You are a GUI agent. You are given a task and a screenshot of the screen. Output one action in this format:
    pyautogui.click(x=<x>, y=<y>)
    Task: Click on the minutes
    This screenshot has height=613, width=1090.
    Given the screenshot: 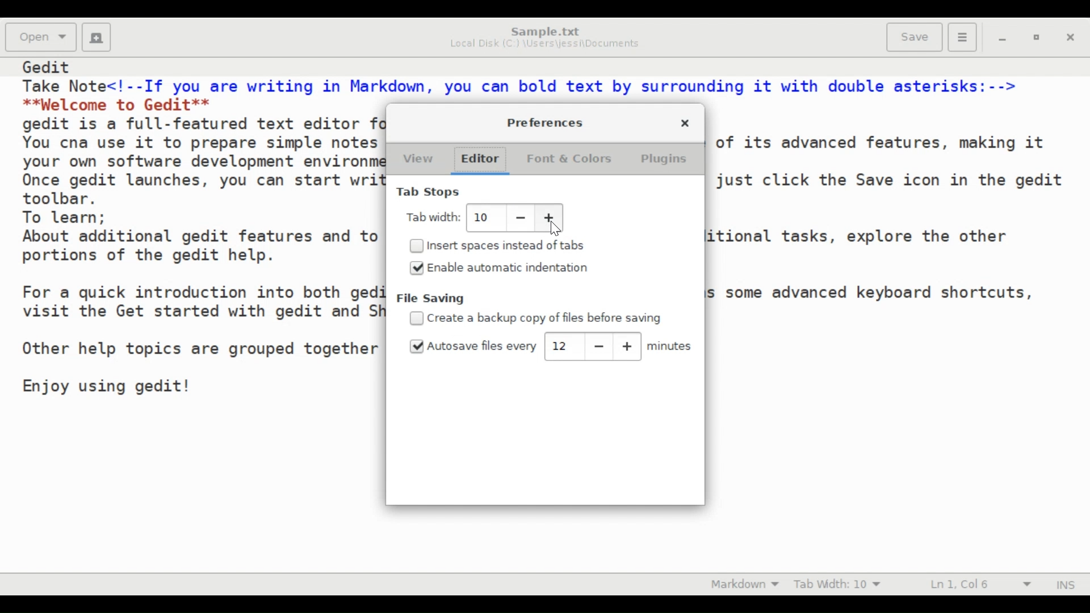 What is the action you would take?
    pyautogui.click(x=670, y=347)
    